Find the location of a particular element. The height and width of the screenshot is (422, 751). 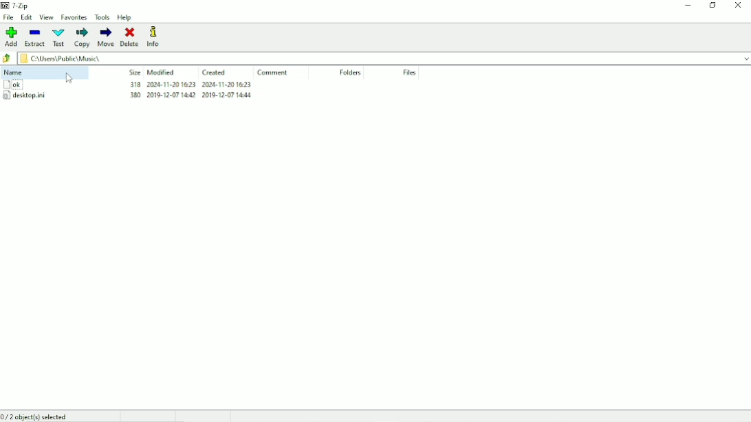

Tools is located at coordinates (102, 17).